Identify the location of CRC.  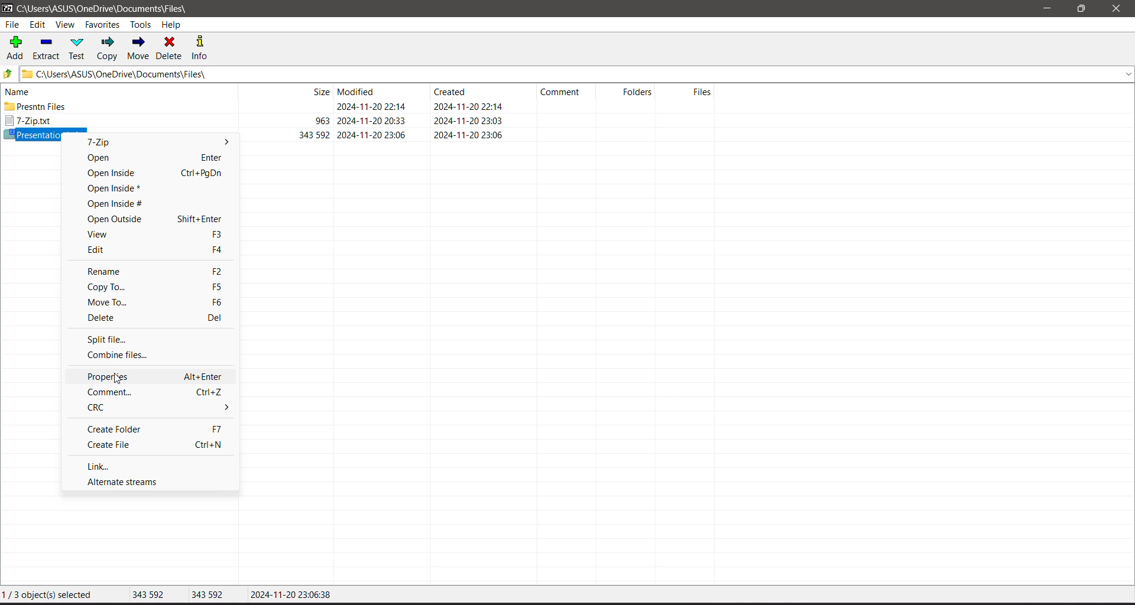
(116, 408).